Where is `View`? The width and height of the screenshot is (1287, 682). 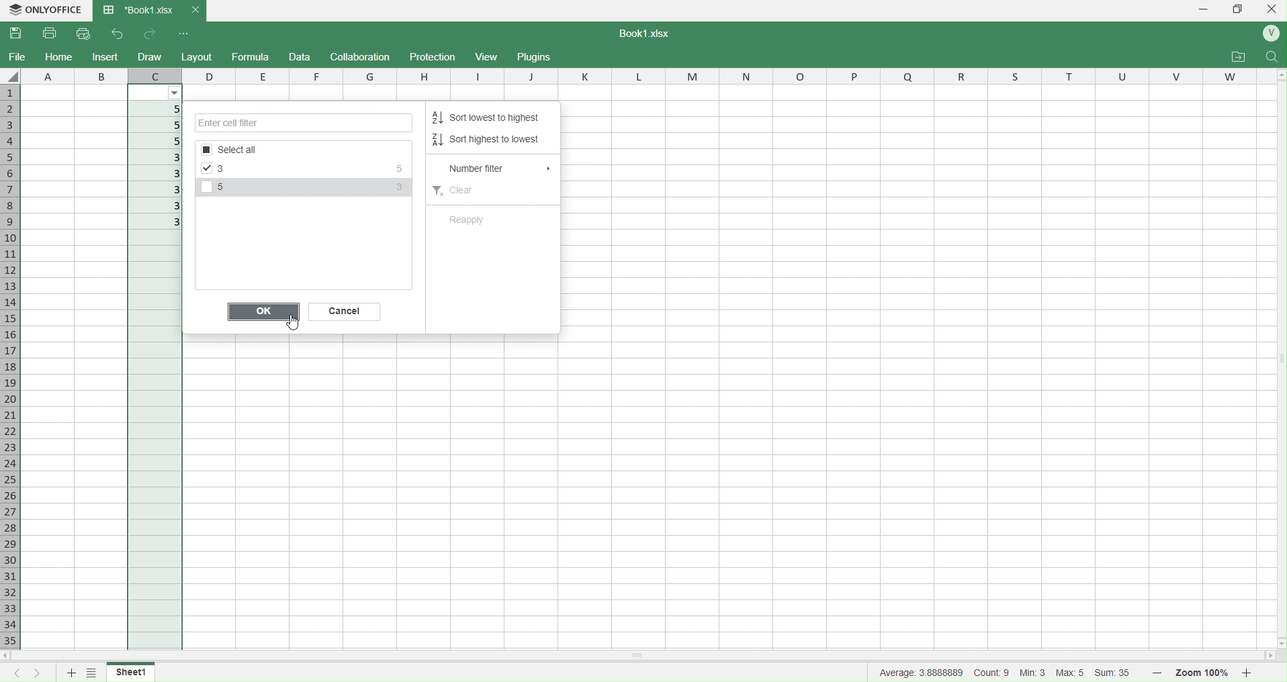 View is located at coordinates (489, 56).